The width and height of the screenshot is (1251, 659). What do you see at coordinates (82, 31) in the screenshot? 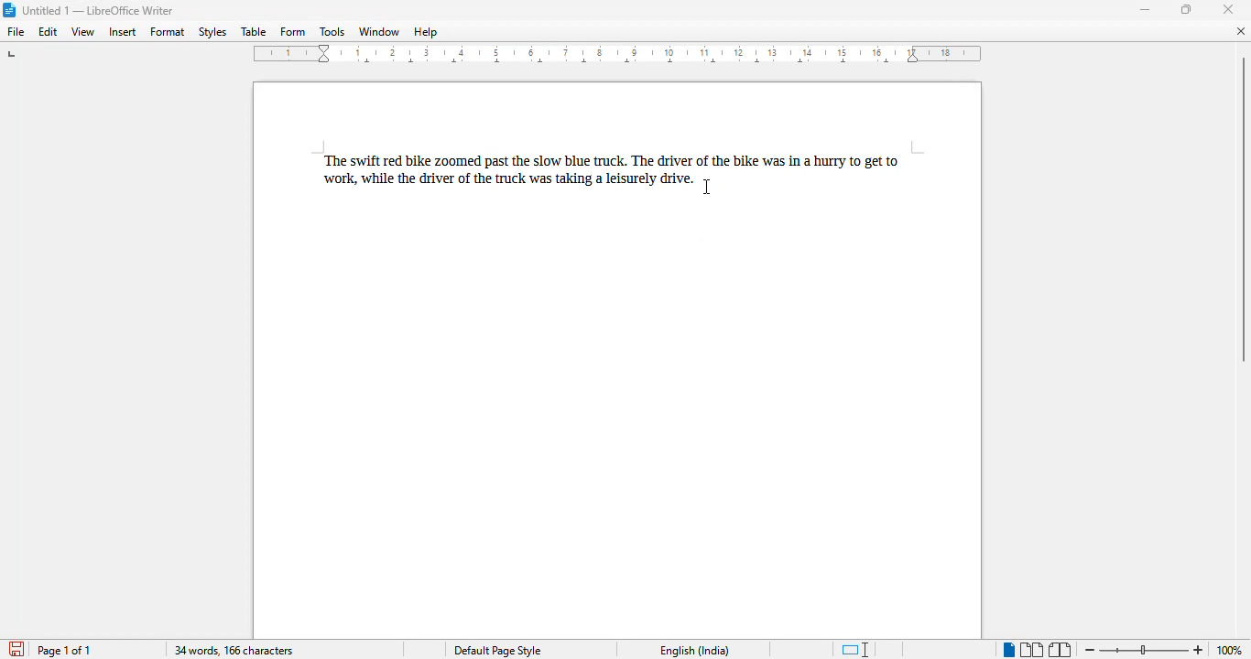
I see `view` at bounding box center [82, 31].